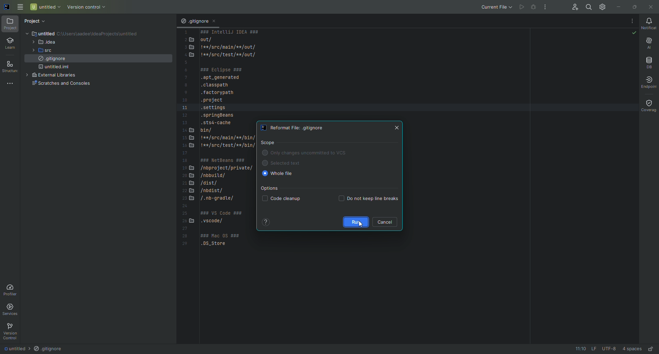  What do you see at coordinates (354, 221) in the screenshot?
I see `Run` at bounding box center [354, 221].